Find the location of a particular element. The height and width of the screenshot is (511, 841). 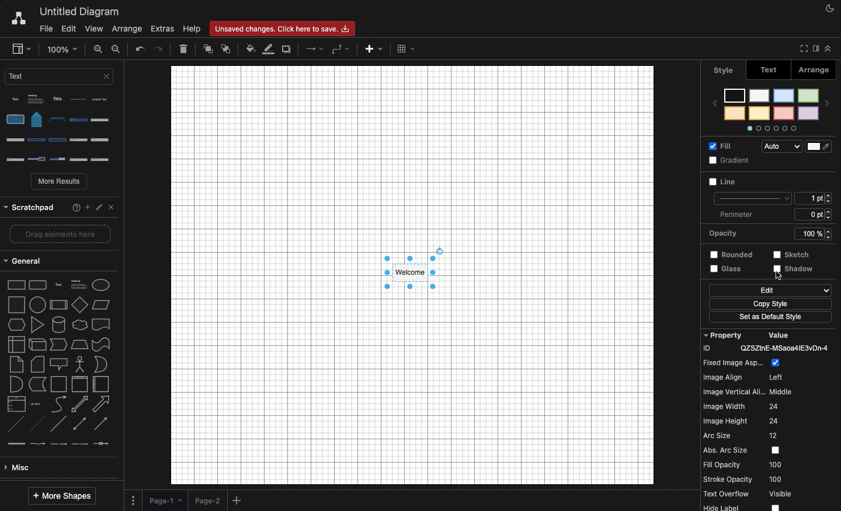

Options is located at coordinates (133, 499).